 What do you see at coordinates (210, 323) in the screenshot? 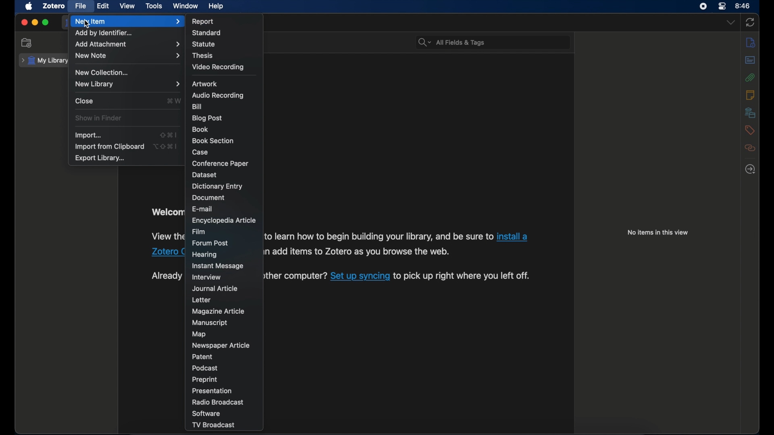
I see `manuscript` at bounding box center [210, 323].